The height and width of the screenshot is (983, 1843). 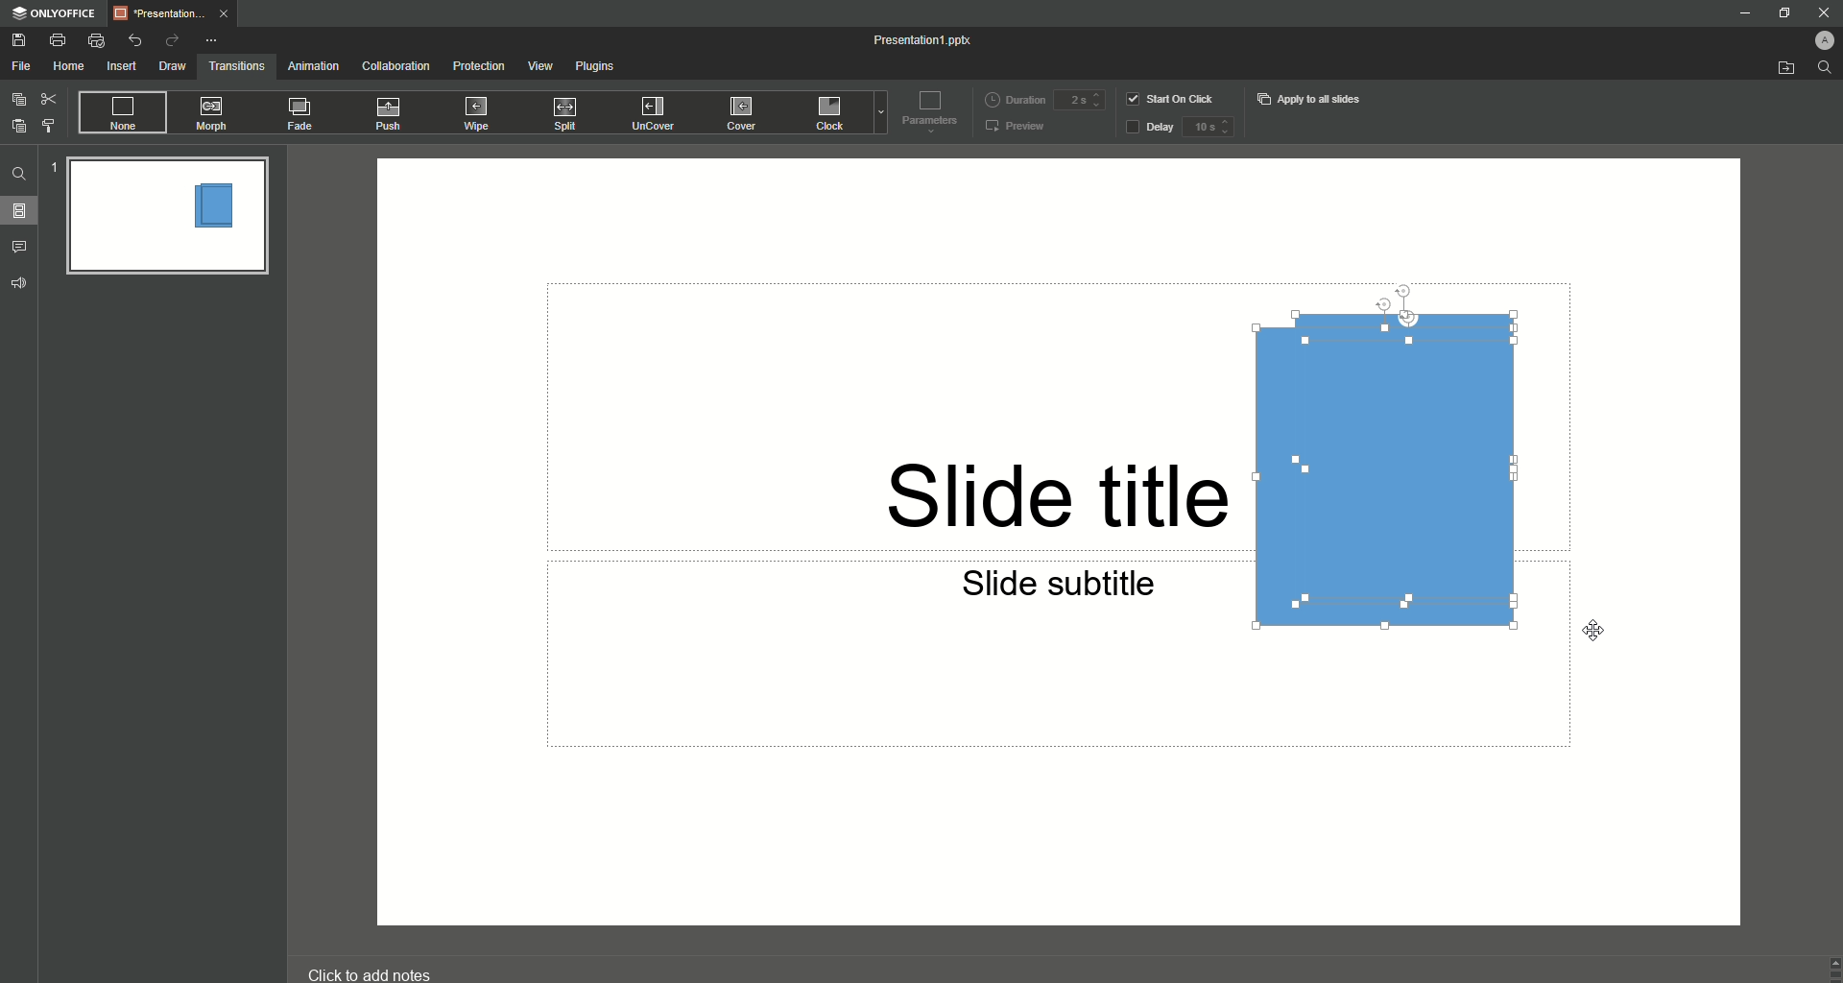 What do you see at coordinates (388, 965) in the screenshot?
I see `click to add notes` at bounding box center [388, 965].